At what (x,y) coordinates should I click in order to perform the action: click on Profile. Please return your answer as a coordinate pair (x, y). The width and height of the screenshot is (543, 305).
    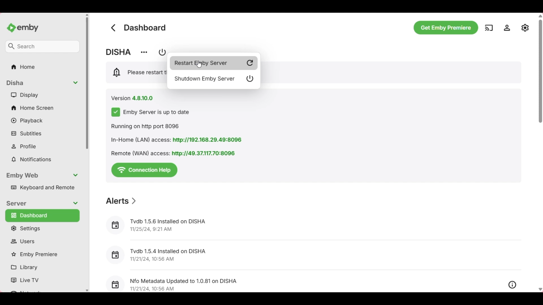
    Looking at the image, I should click on (43, 146).